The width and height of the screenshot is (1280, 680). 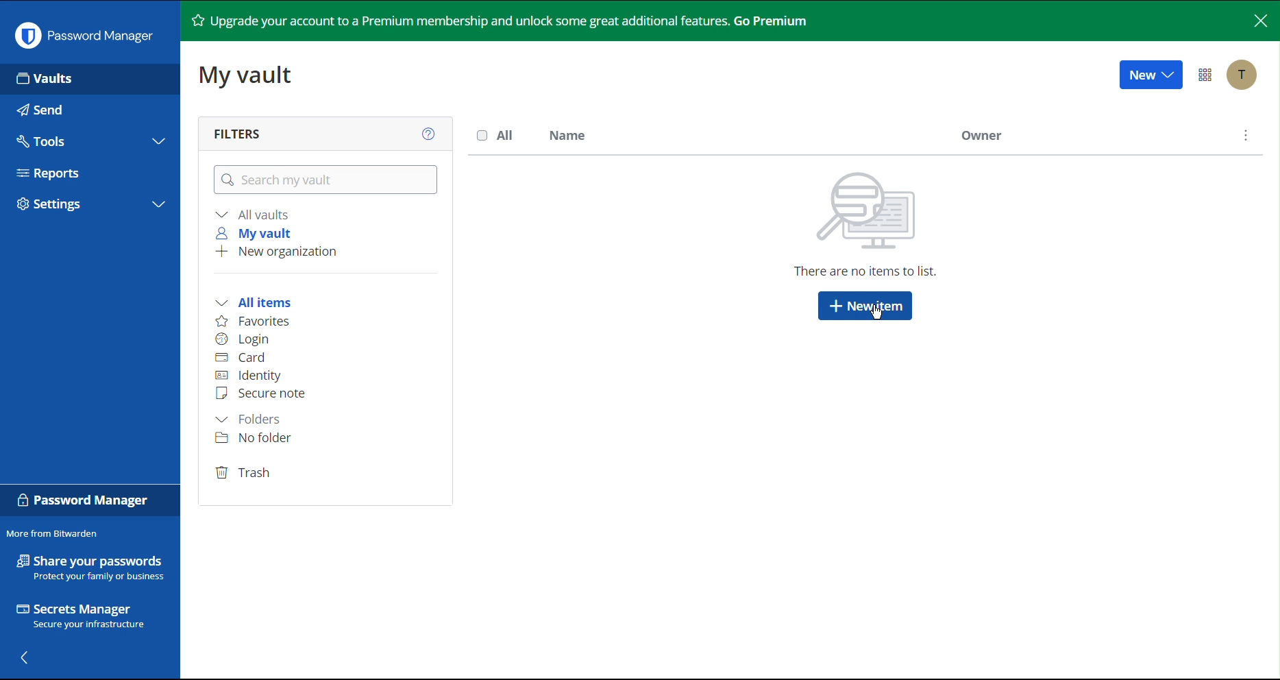 What do you see at coordinates (250, 420) in the screenshot?
I see `Folders` at bounding box center [250, 420].